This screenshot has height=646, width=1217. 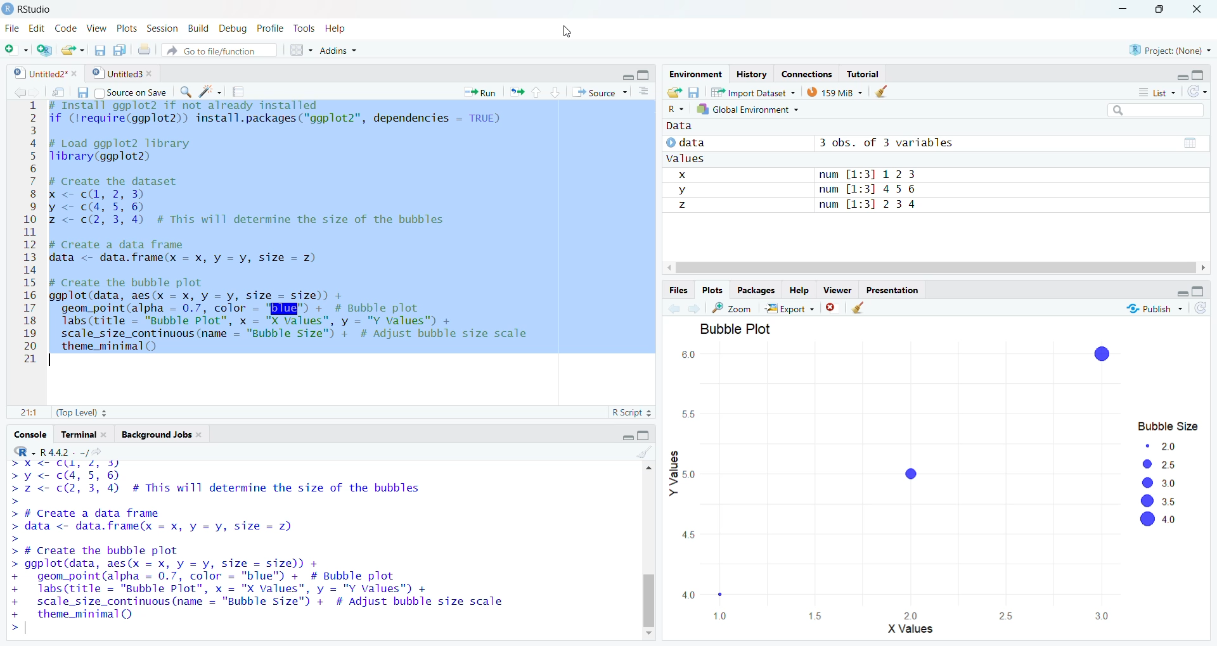 I want to click on ~& Export +, so click(x=793, y=308).